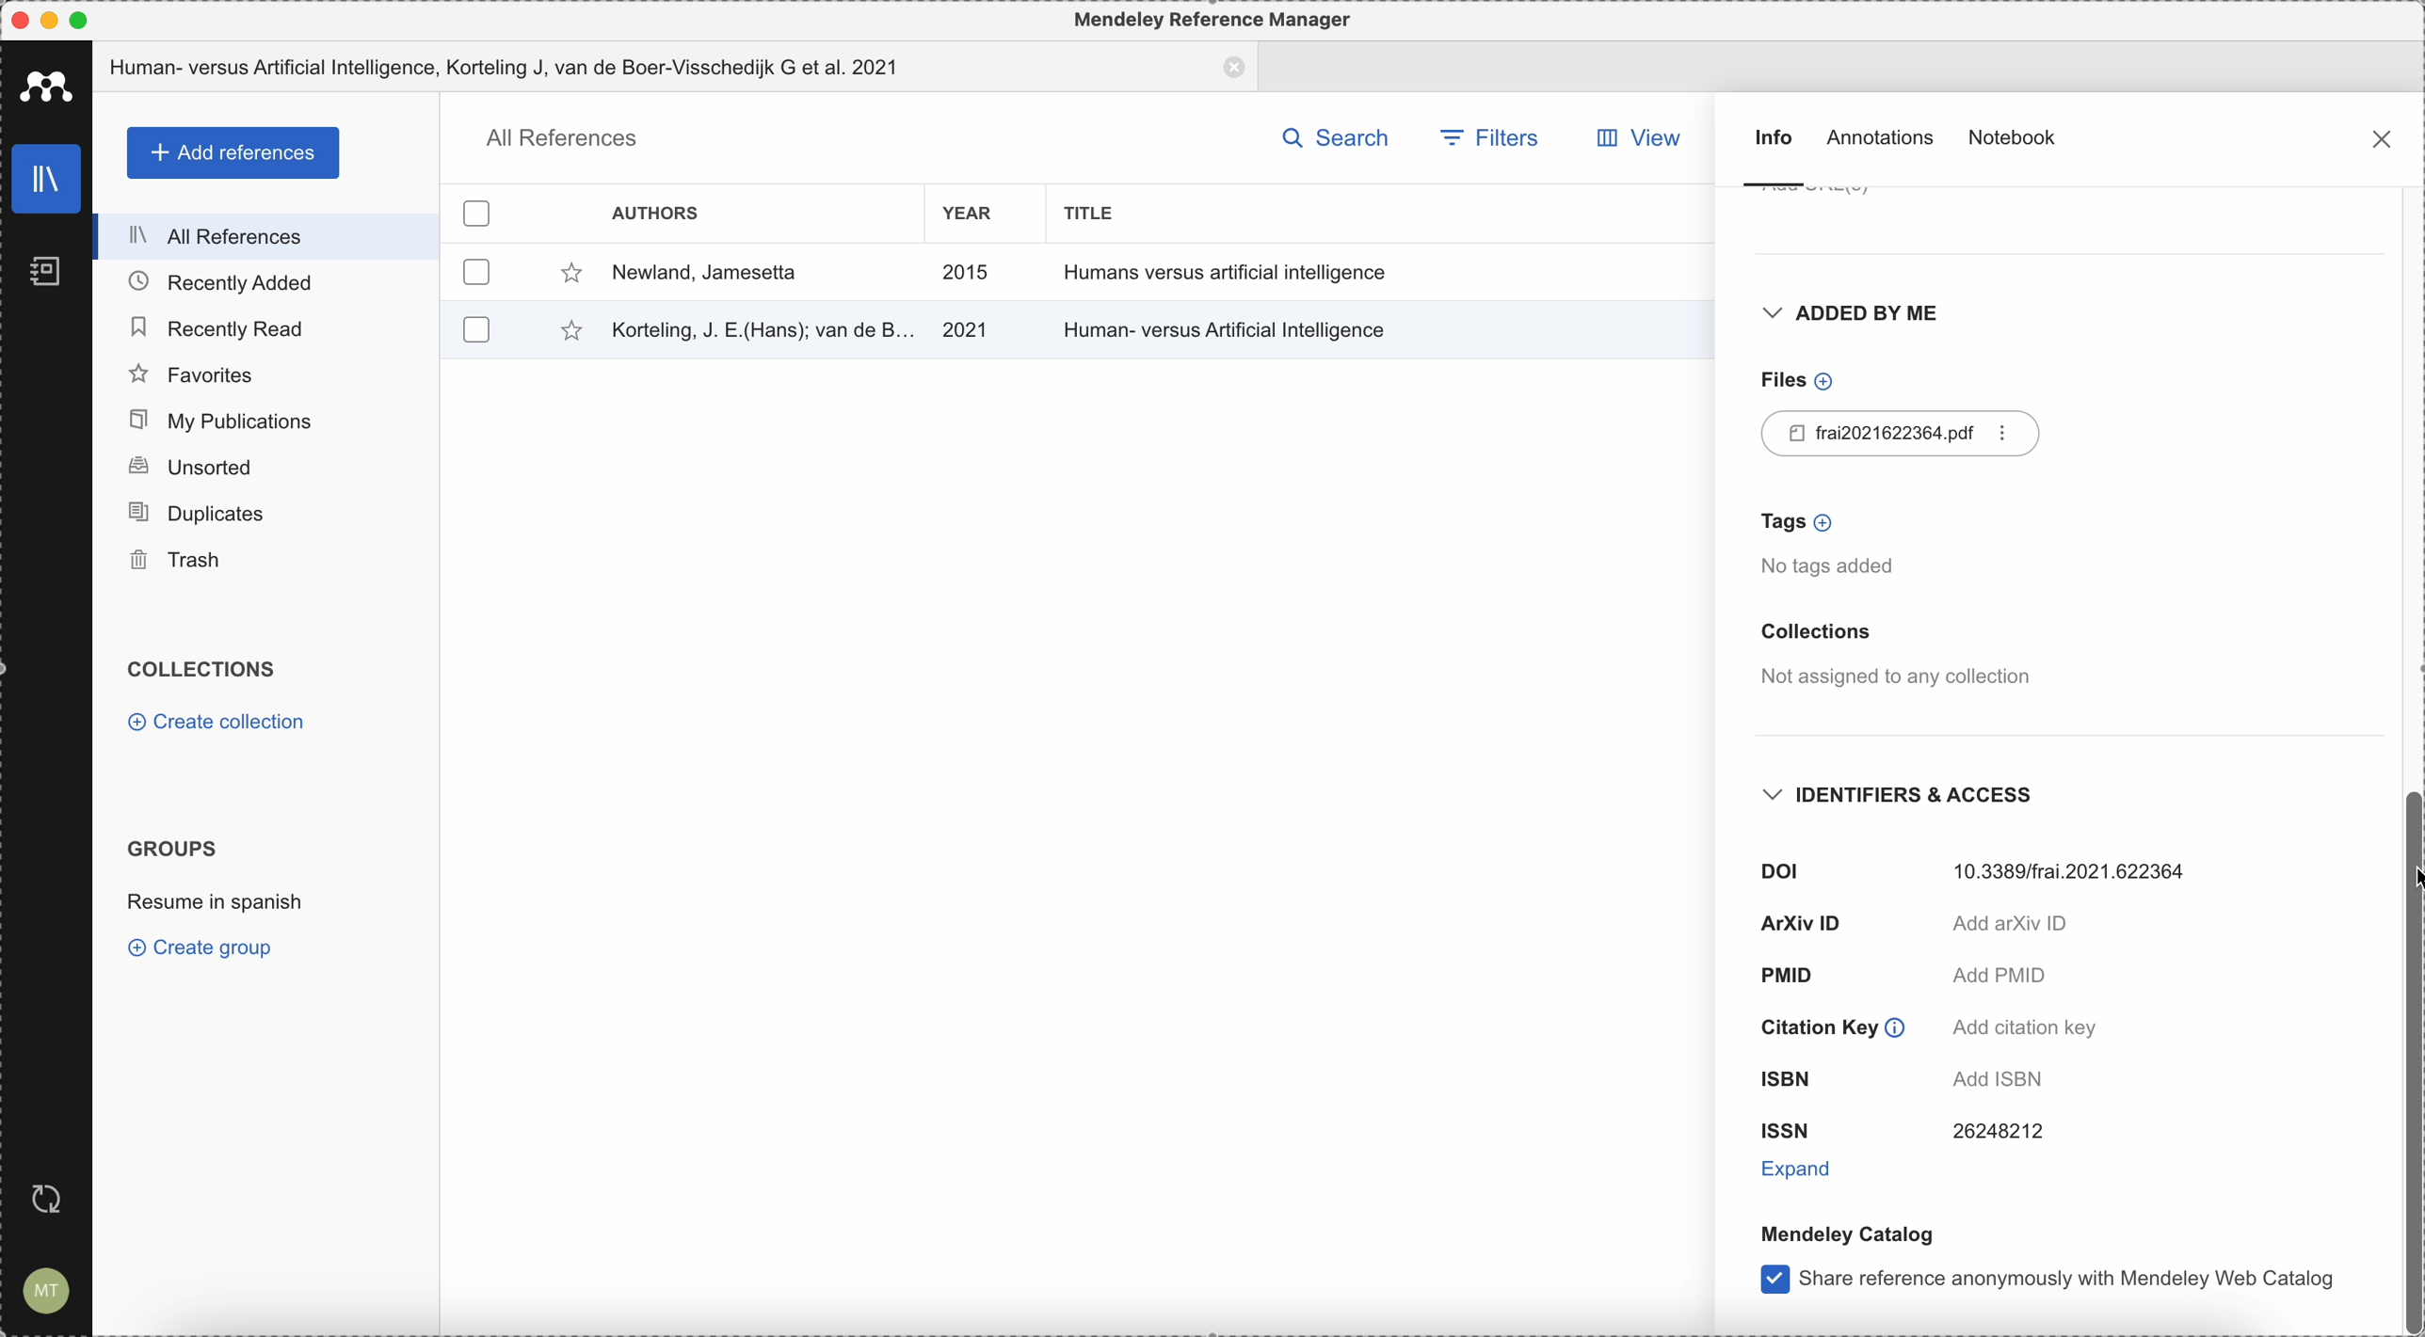 This screenshot has width=2425, height=1337. What do you see at coordinates (47, 1289) in the screenshot?
I see `account setting` at bounding box center [47, 1289].